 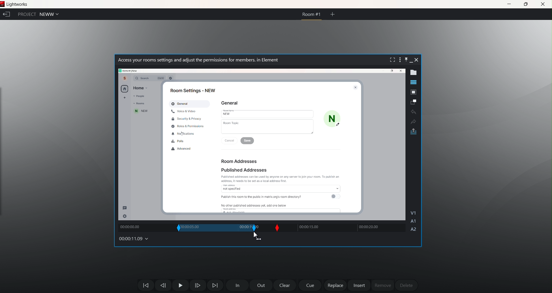 What do you see at coordinates (414, 230) in the screenshot?
I see `A2` at bounding box center [414, 230].